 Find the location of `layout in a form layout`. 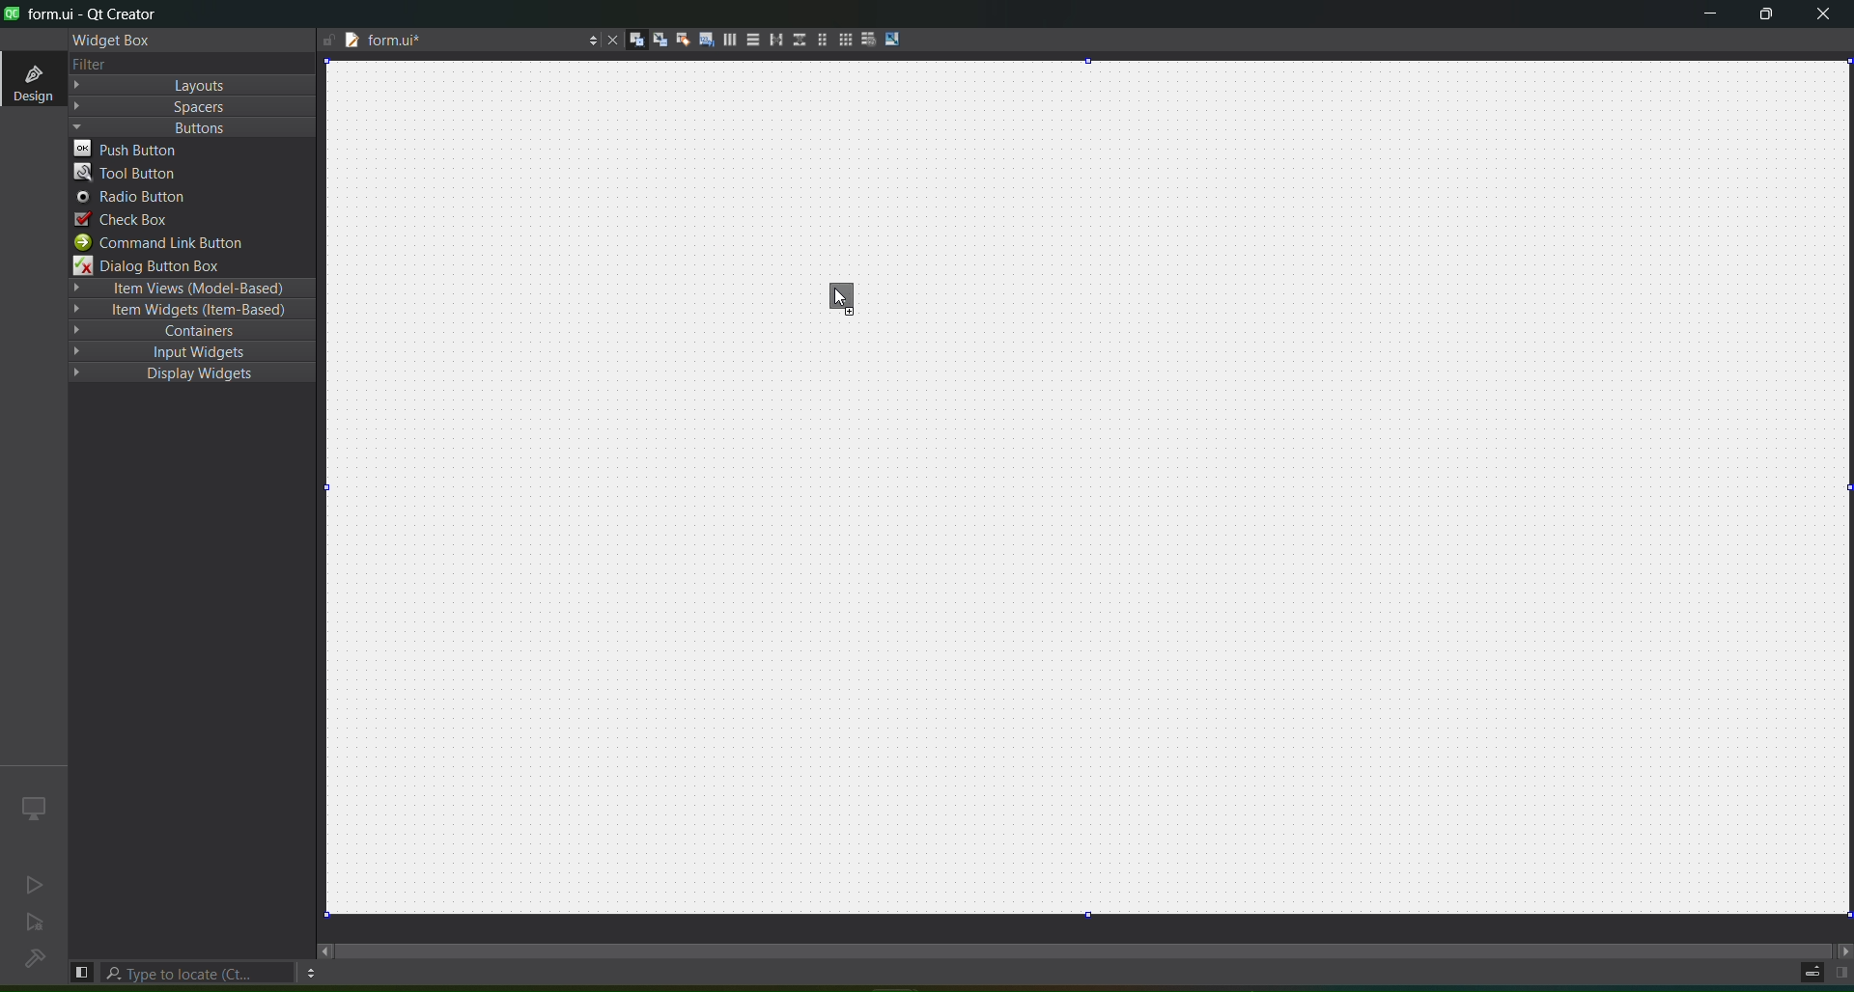

layout in a form layout is located at coordinates (821, 38).